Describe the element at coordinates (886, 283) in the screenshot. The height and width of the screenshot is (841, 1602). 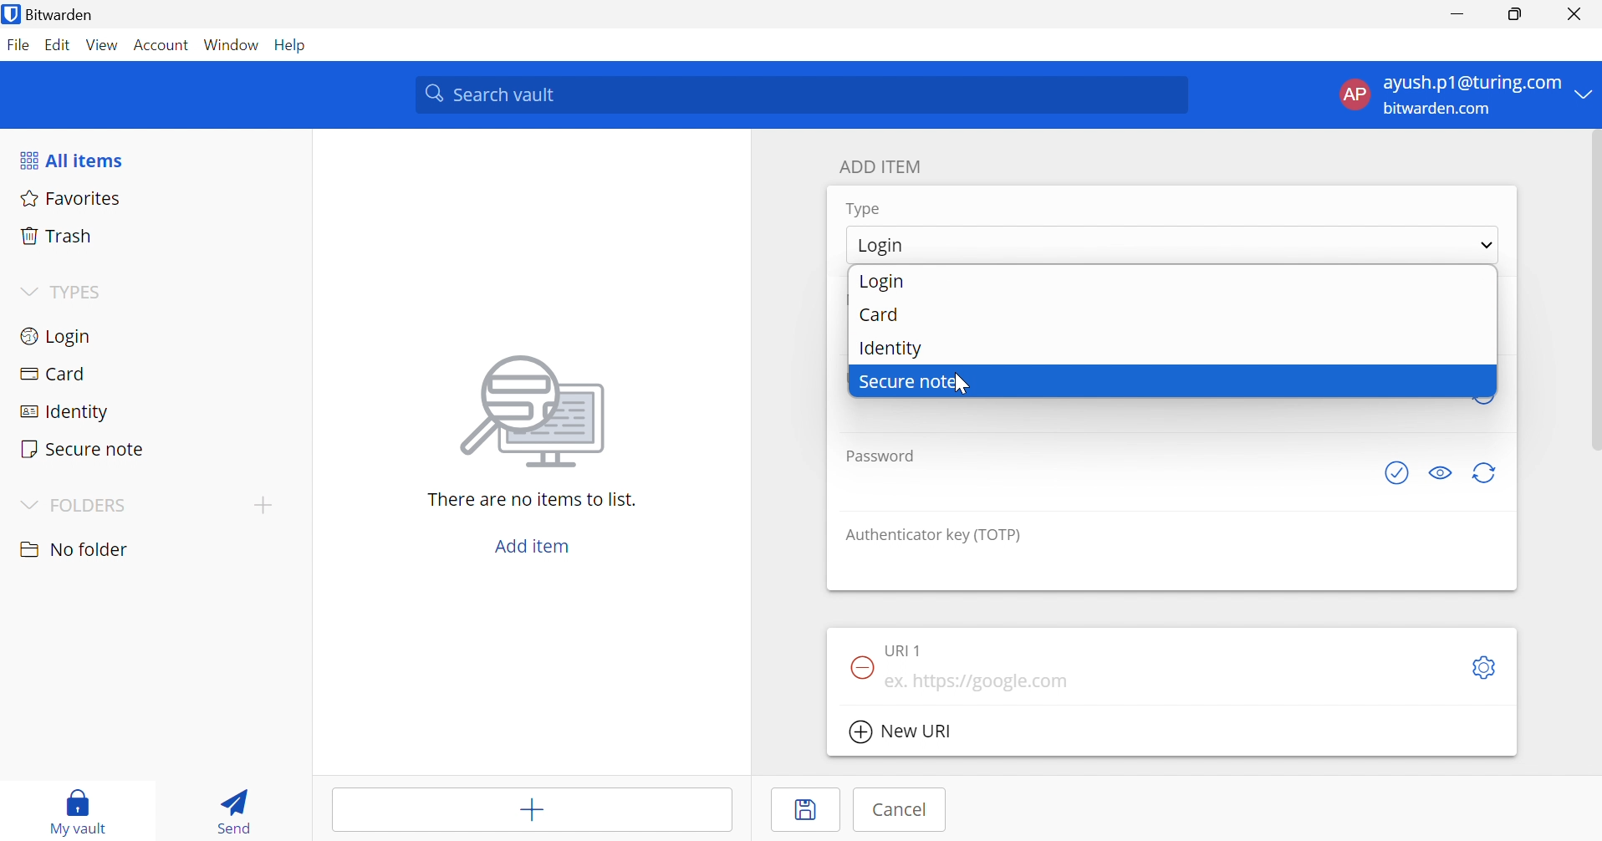
I see `Login` at that location.